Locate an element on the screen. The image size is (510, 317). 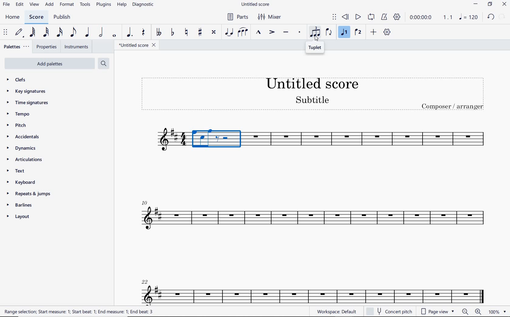
TOGGLE DOUBLE-SHARP is located at coordinates (213, 32).